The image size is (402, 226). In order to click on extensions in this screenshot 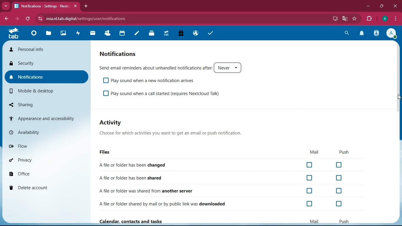, I will do `click(368, 18)`.